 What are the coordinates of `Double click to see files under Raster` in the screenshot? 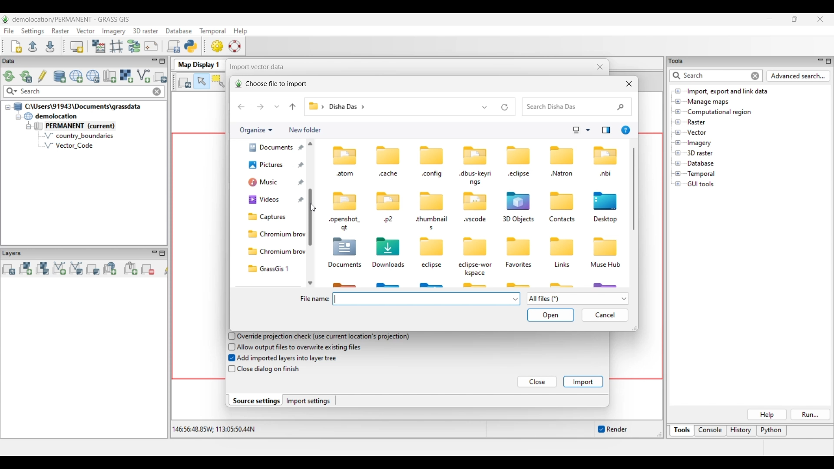 It's located at (696, 122).